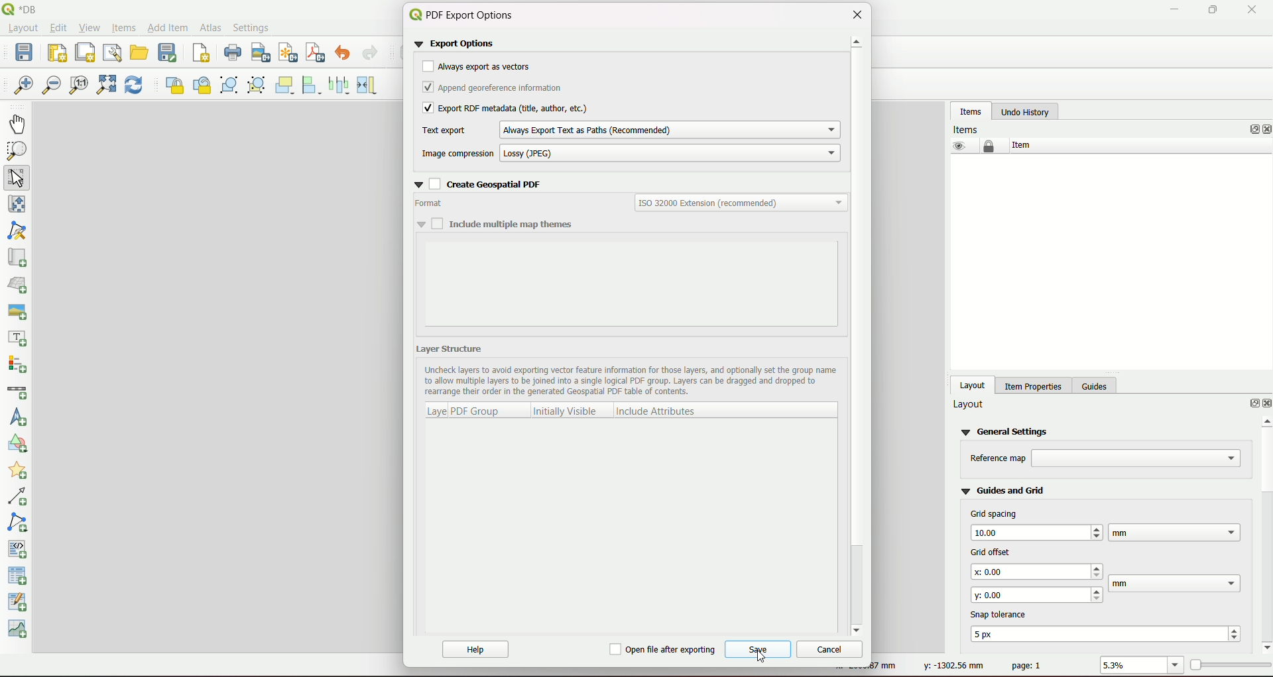 Image resolution: width=1273 pixels, height=677 pixels. Describe the element at coordinates (1025, 112) in the screenshot. I see `undo history` at that location.